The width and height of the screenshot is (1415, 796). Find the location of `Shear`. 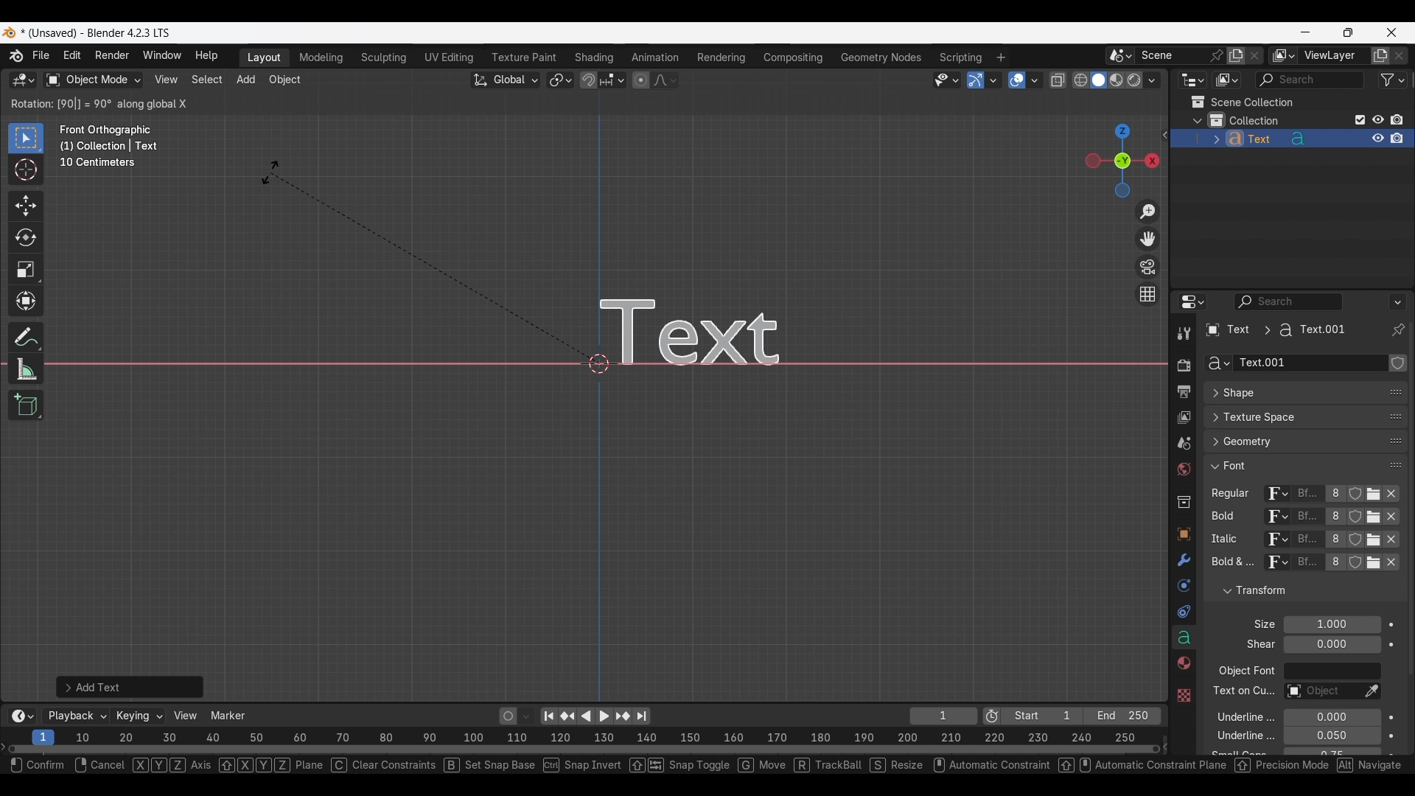

Shear is located at coordinates (1332, 644).